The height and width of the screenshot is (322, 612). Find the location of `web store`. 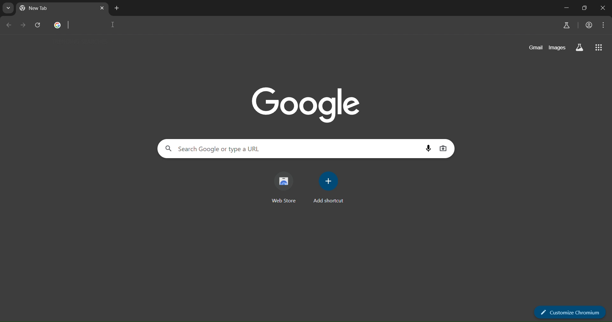

web store is located at coordinates (286, 188).